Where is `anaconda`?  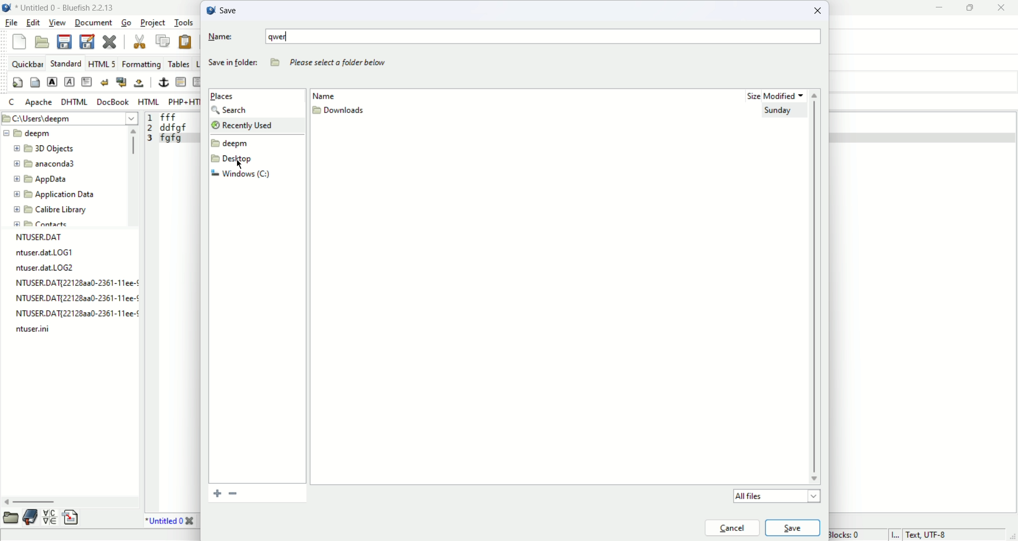
anaconda is located at coordinates (45, 164).